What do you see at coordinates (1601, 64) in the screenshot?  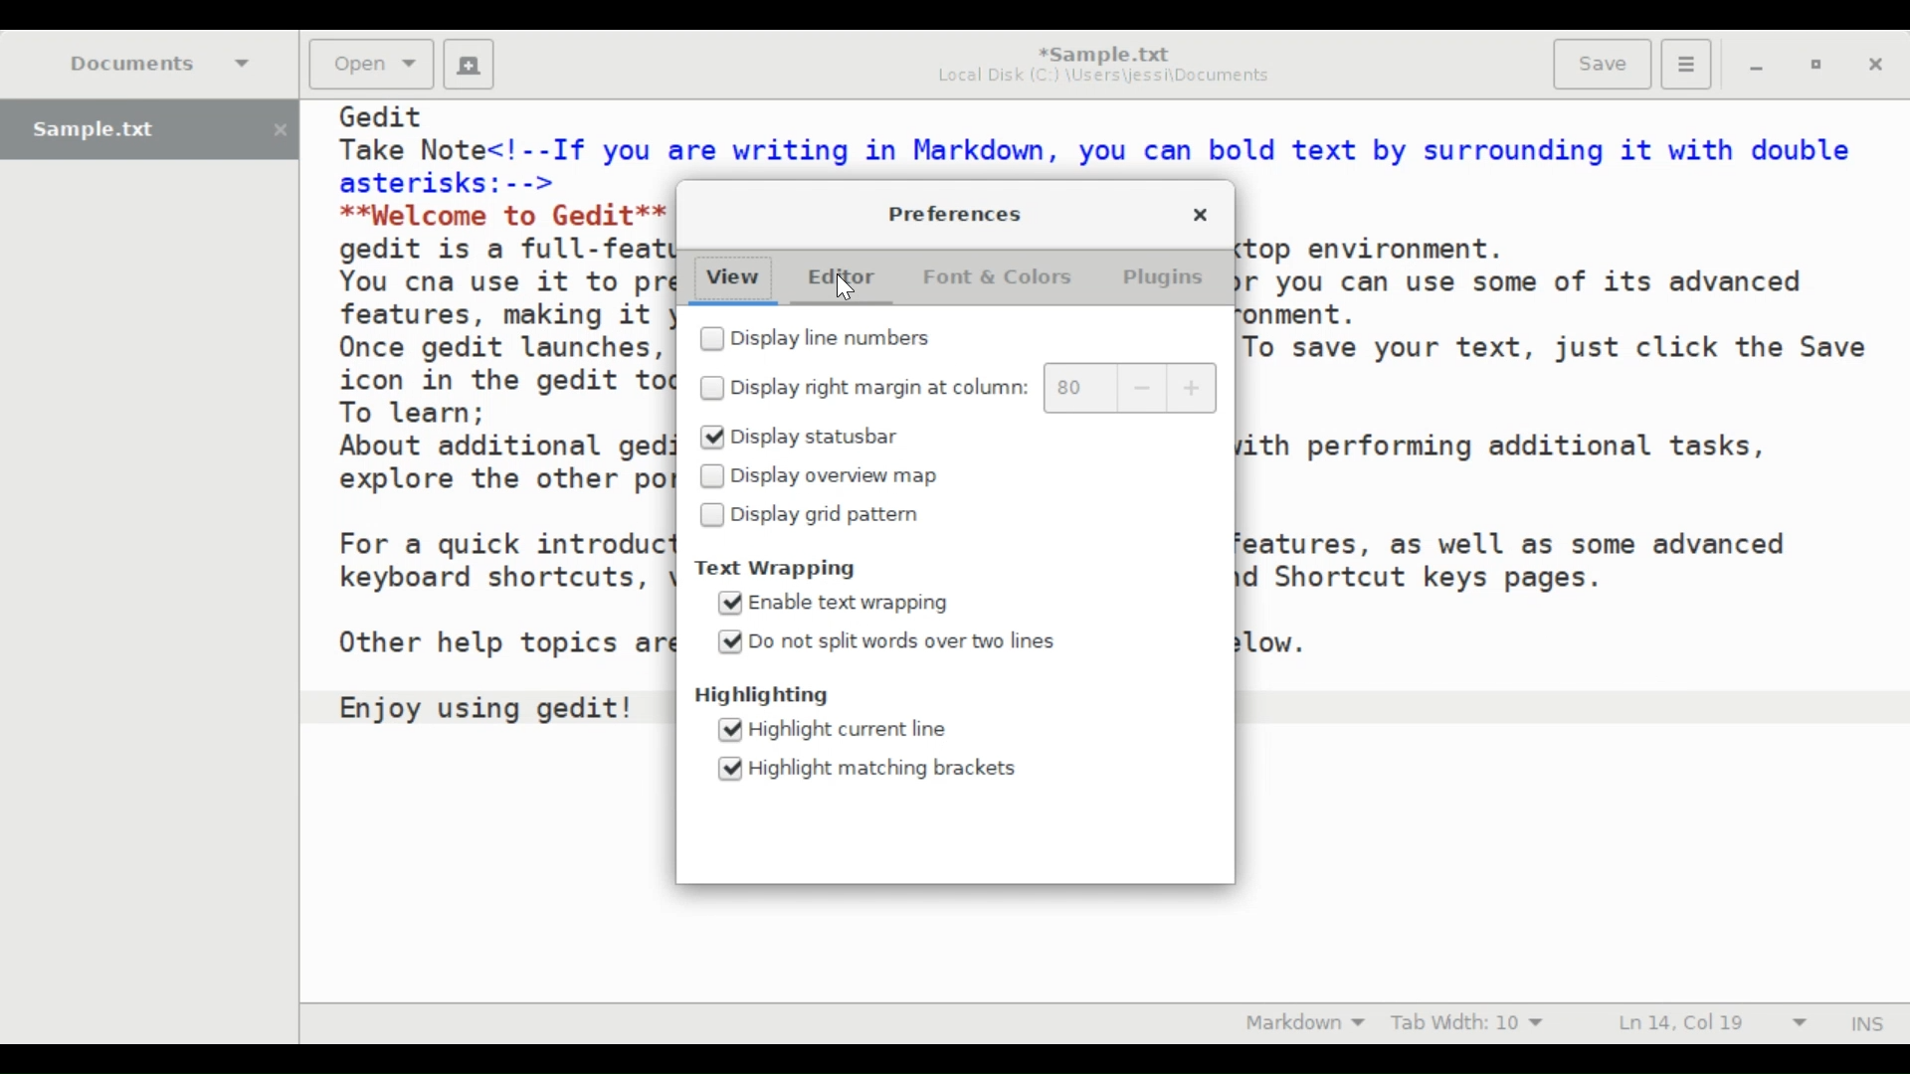 I see `Save` at bounding box center [1601, 64].